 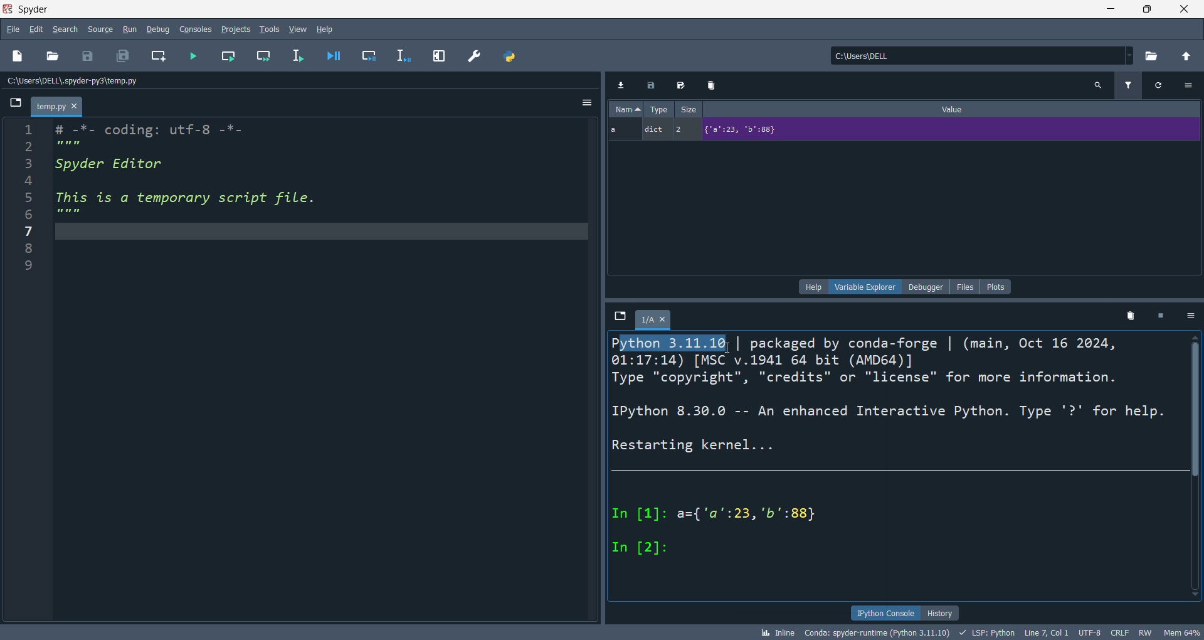 What do you see at coordinates (338, 55) in the screenshot?
I see `debug file` at bounding box center [338, 55].